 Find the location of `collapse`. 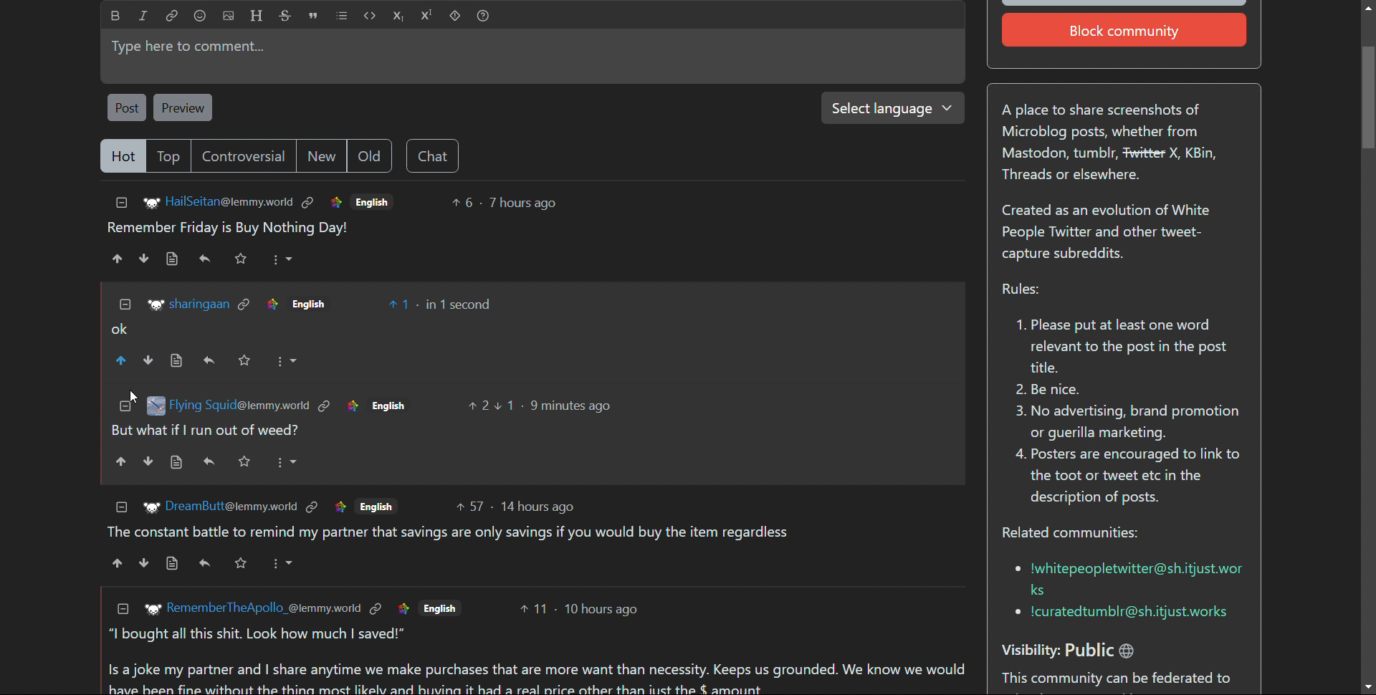

collapse is located at coordinates (117, 507).